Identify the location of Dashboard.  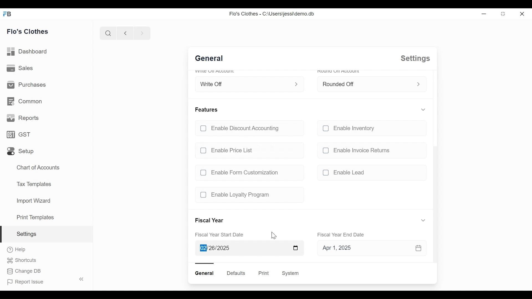
(27, 52).